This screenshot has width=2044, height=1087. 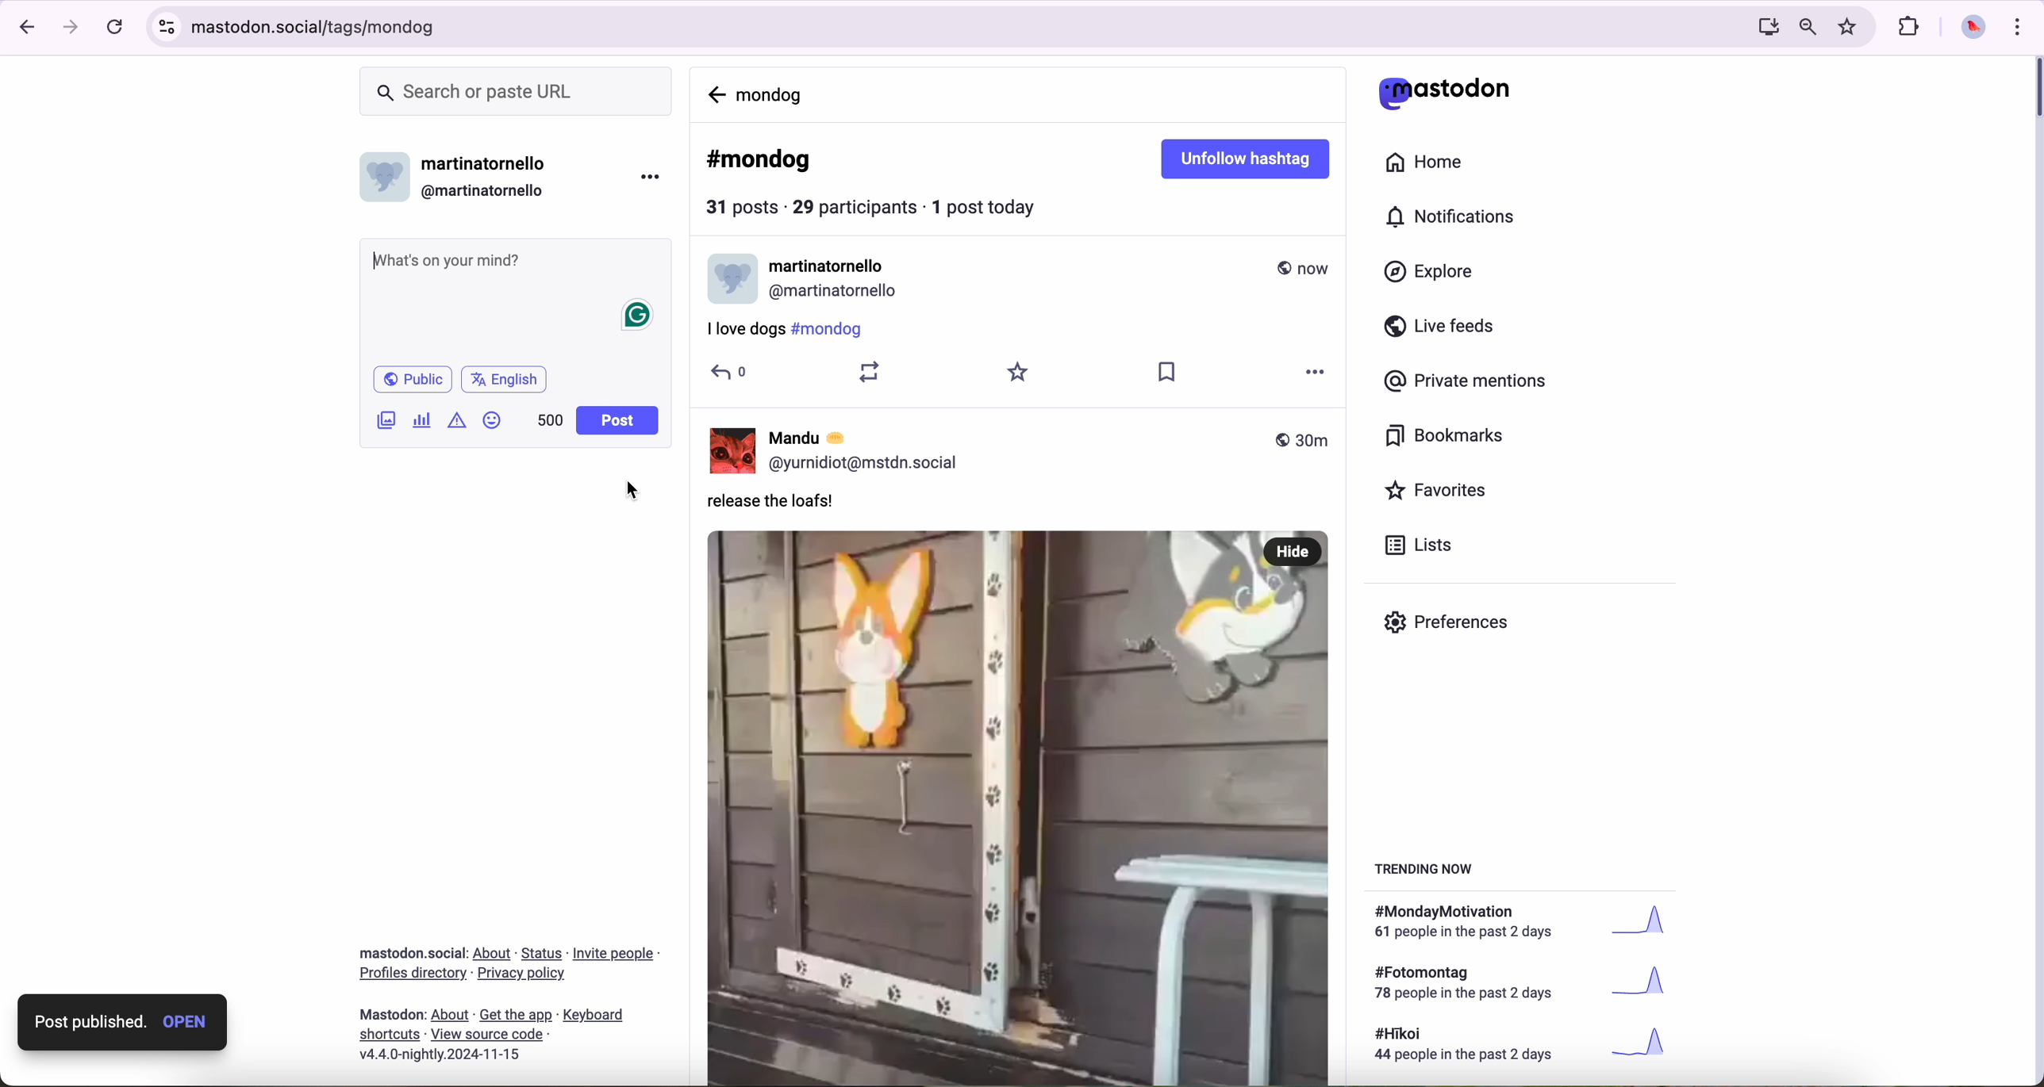 I want to click on link, so click(x=494, y=954).